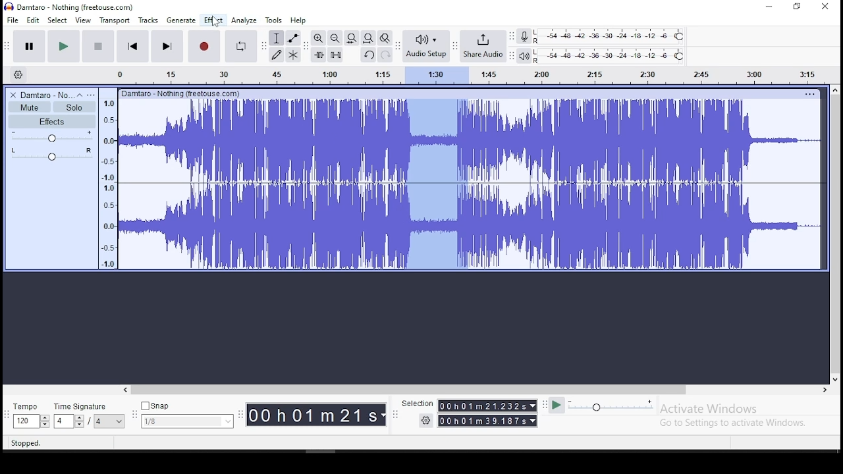 Image resolution: width=843 pixels, height=474 pixels. What do you see at coordinates (213, 21) in the screenshot?
I see `effect` at bounding box center [213, 21].